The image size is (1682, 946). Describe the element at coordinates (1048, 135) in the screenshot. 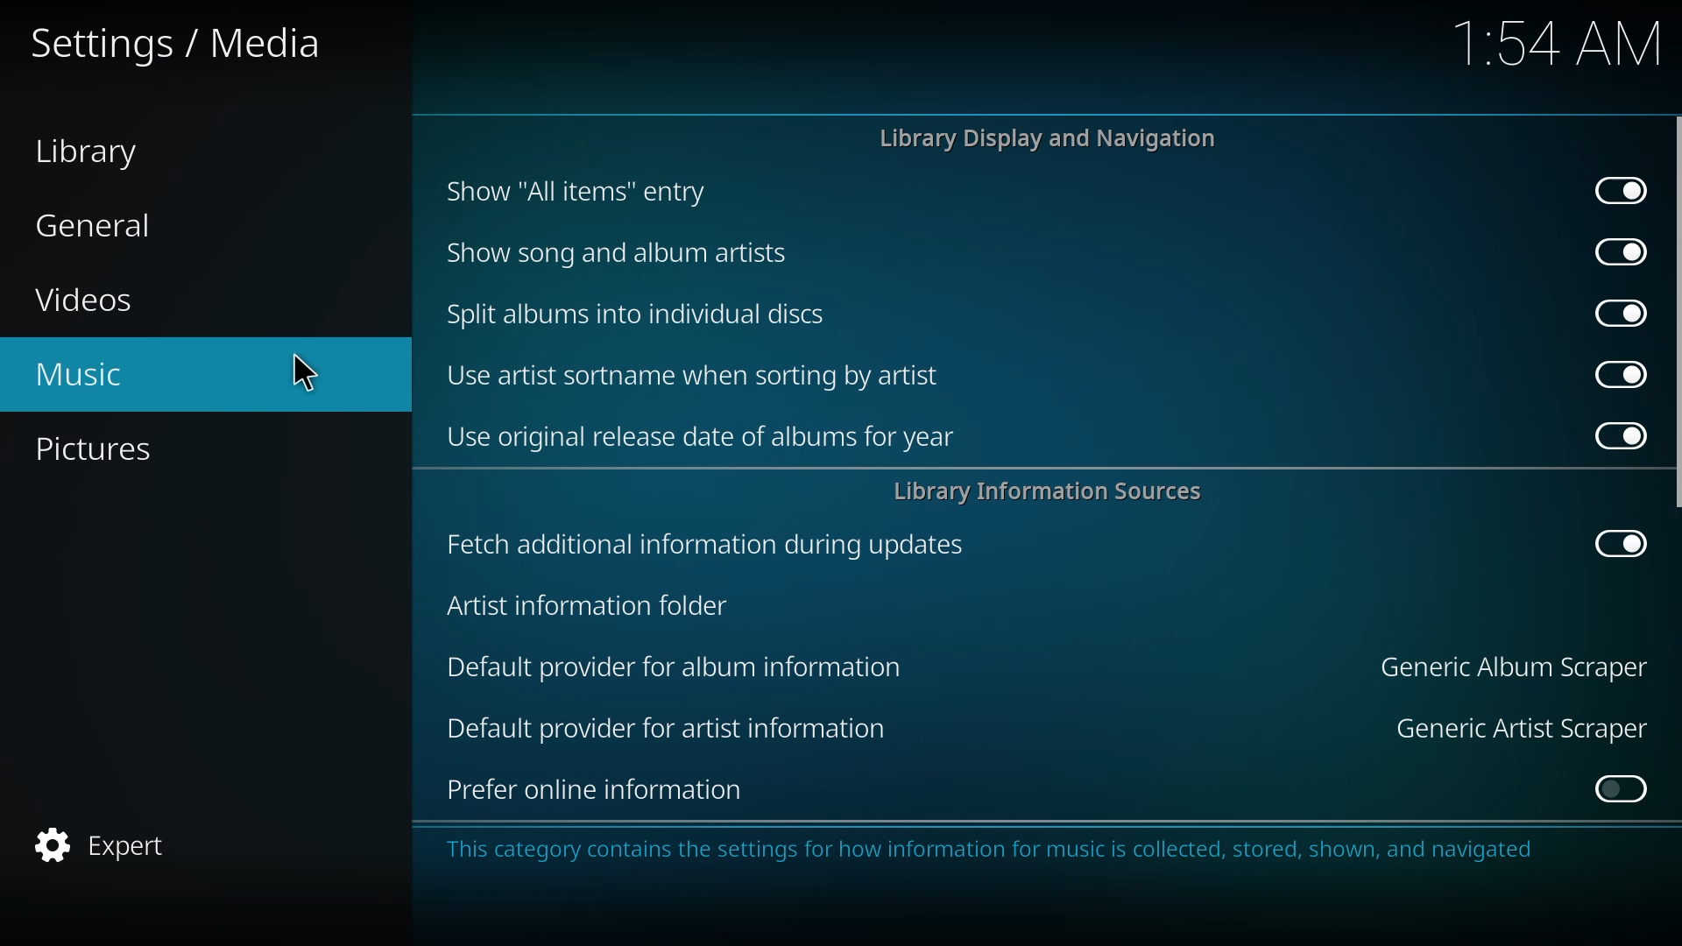

I see `library display and navigation` at that location.